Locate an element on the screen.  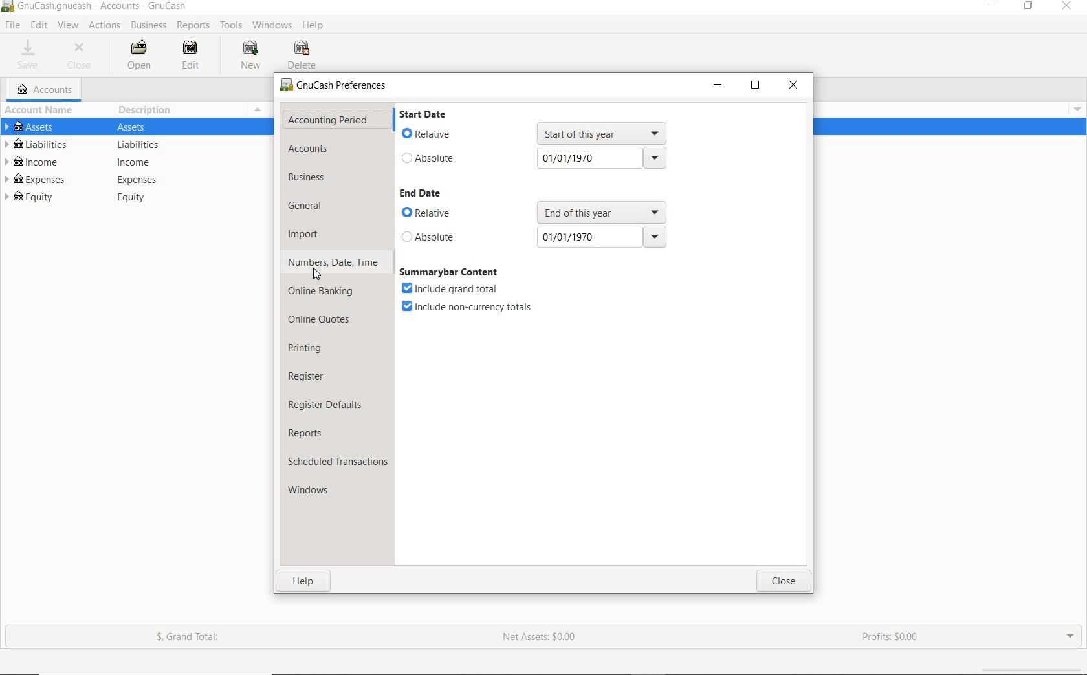
Cursor is located at coordinates (317, 274).